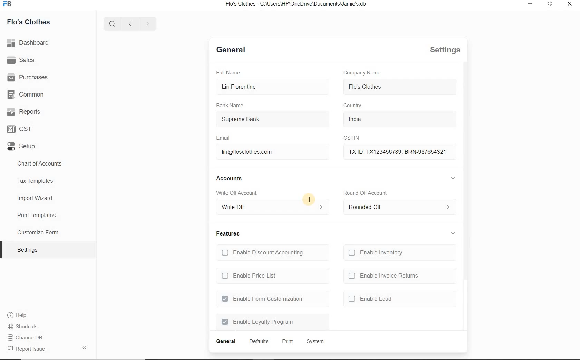 The height and width of the screenshot is (360, 580). I want to click on Dashboard, so click(30, 43).